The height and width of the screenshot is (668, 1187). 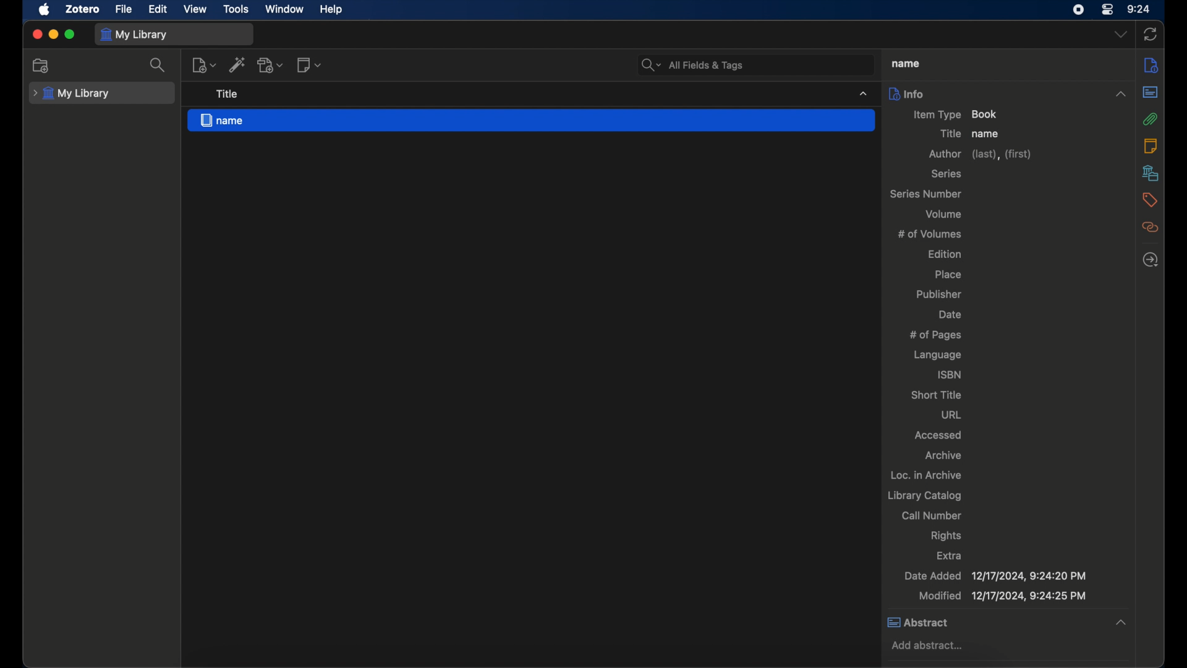 I want to click on date added, so click(x=994, y=576).